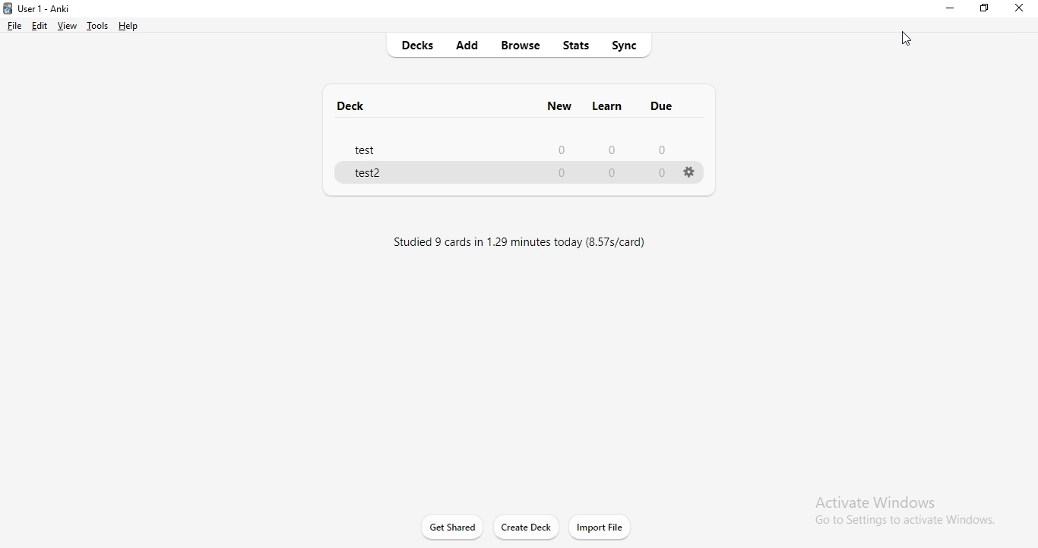 The width and height of the screenshot is (1038, 548). I want to click on decks, so click(416, 46).